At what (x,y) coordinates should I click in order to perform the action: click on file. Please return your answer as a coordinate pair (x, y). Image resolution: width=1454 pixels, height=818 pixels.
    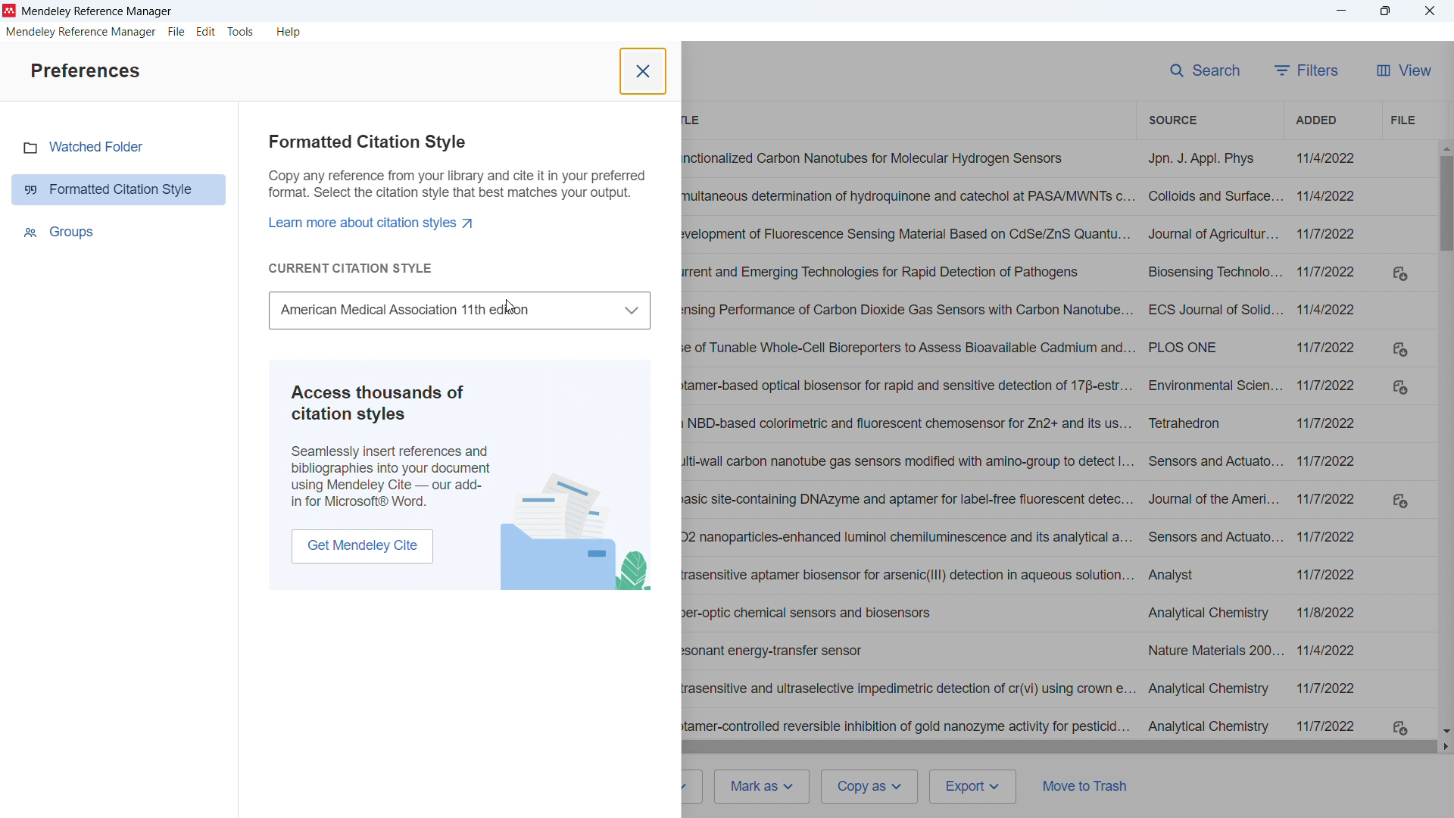
    Looking at the image, I should click on (176, 33).